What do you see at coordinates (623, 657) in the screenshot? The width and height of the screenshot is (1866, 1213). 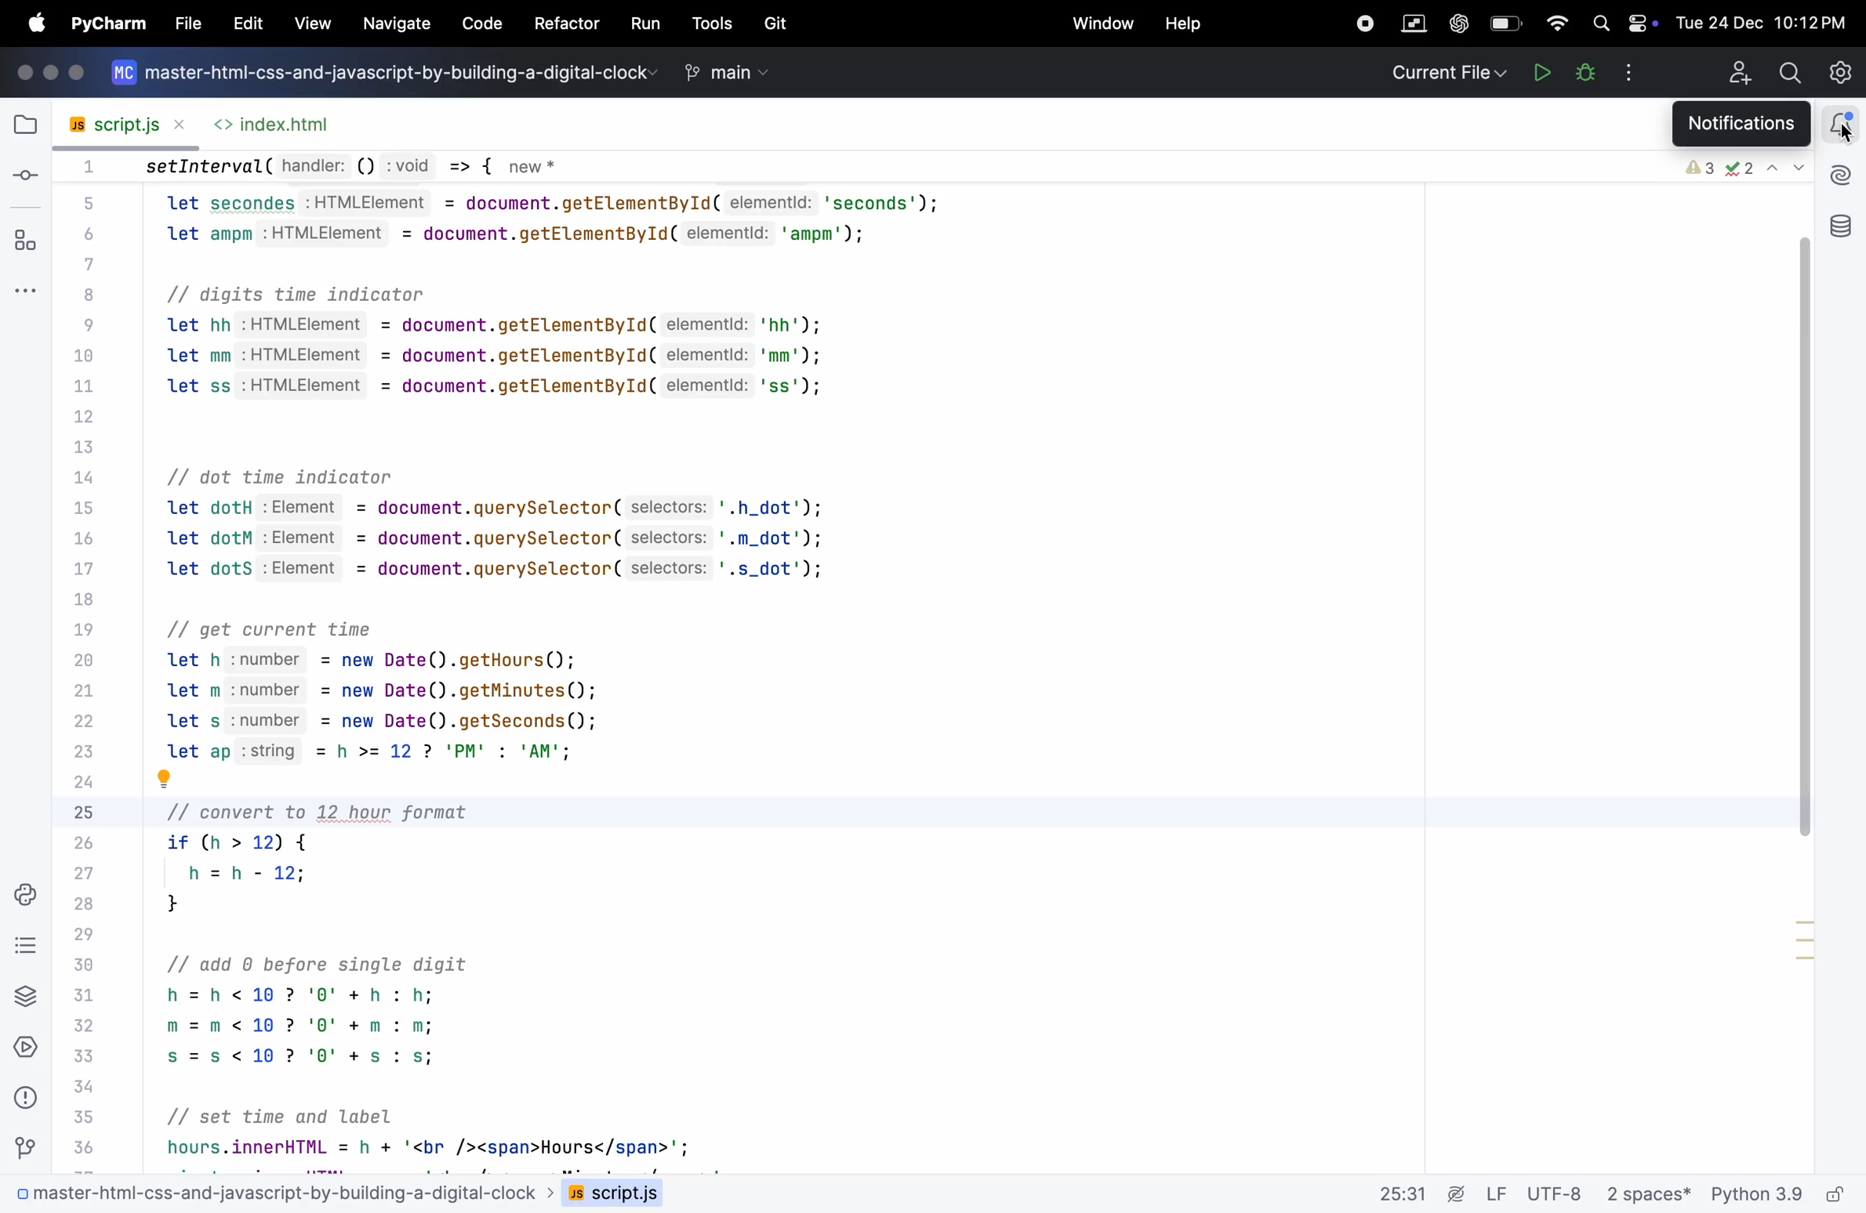 I see `setInterval( handler: () :void => { new *
let secondes :HTMLElement = document.getElementById( elementld: 'seconds');
let ampm :HTMLElement = document.getElementById( elementld: 'ampm');
// digits time indicator
let hh :HTMLElement = document.getElementById( elementld: 'hh');
let mm :HTMLElement = document.getElementById( elementld: 'mm');
let ss :HTMLElement = document.getElementById( elementld: 'ss');
// dot time indicator
let dotH :Element = document.querySelector( selectors: '.h_dot');
let dotM :Element = document.querySelector( selectors: '.m_dot');
let dotS :Element = document.querySelector( selectors: '.s_dot');
// get current time
let h :number = new Date().getHours();
let m :number = new Date().getMinutes();
let s :number = new Date().getSeconds();
let ap :string = h >= 12 ? 'PM' : 'AM';
| J
// convert to 12 hour format
if (h > 12) {
h =h- 12;
}
// add 0 before single digit
h=h<10 ? '0' + h : h;
m=m<10 ? '0' +m : m;
s=s<10? '0' +s : s;
// set time and label
hours.innerHTML = h + '<br /><span>Hours</span>';` at bounding box center [623, 657].